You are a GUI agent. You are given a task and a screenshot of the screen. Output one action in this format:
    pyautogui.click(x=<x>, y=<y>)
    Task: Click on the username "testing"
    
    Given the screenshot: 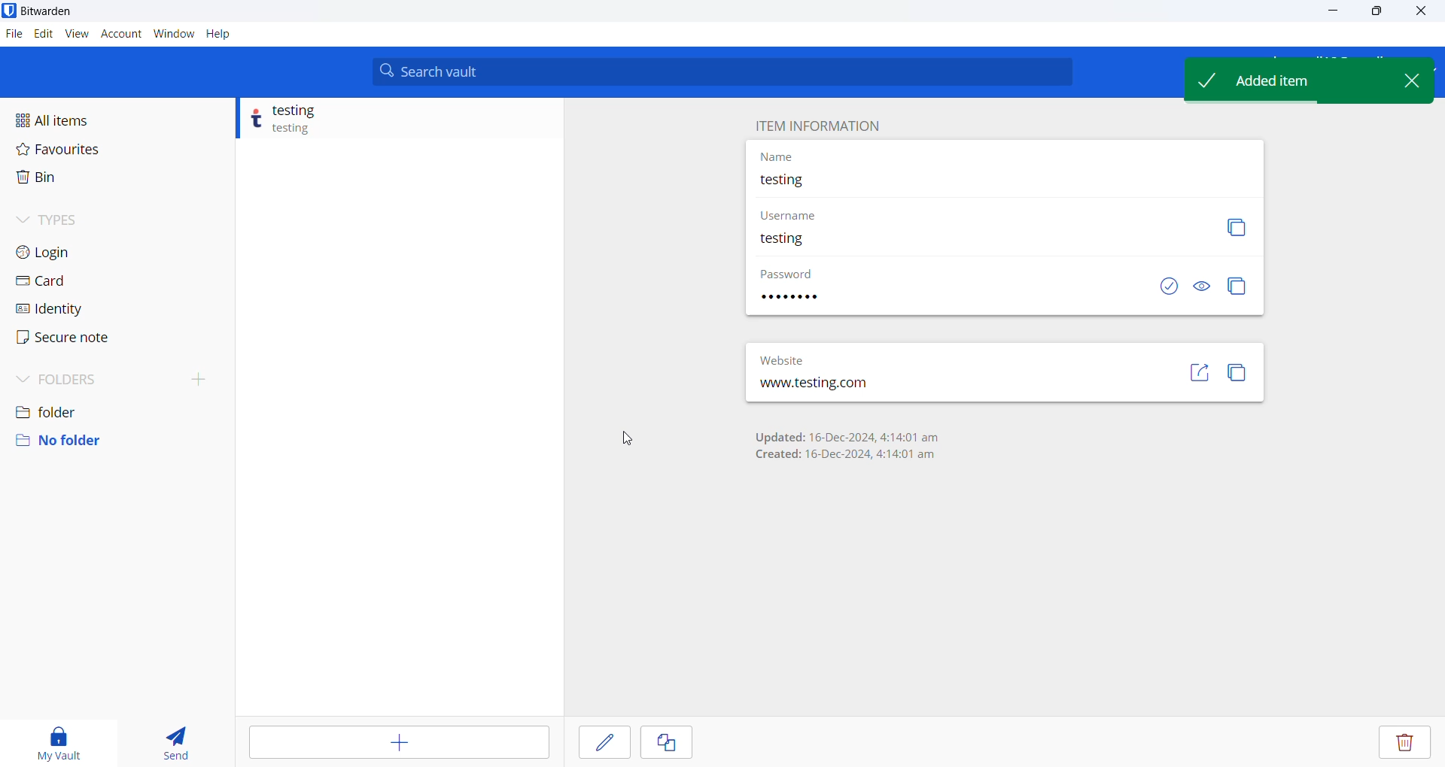 What is the action you would take?
    pyautogui.click(x=938, y=241)
    